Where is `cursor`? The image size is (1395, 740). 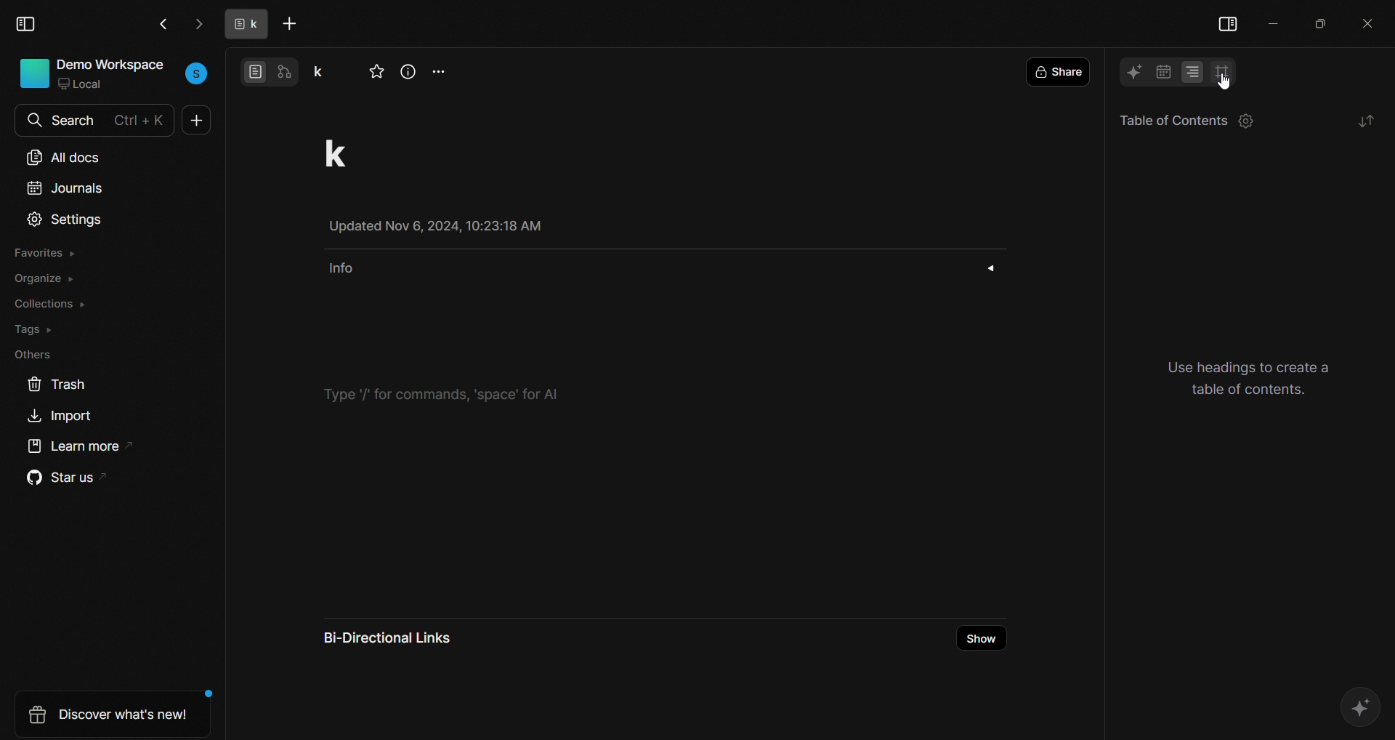
cursor is located at coordinates (1222, 76).